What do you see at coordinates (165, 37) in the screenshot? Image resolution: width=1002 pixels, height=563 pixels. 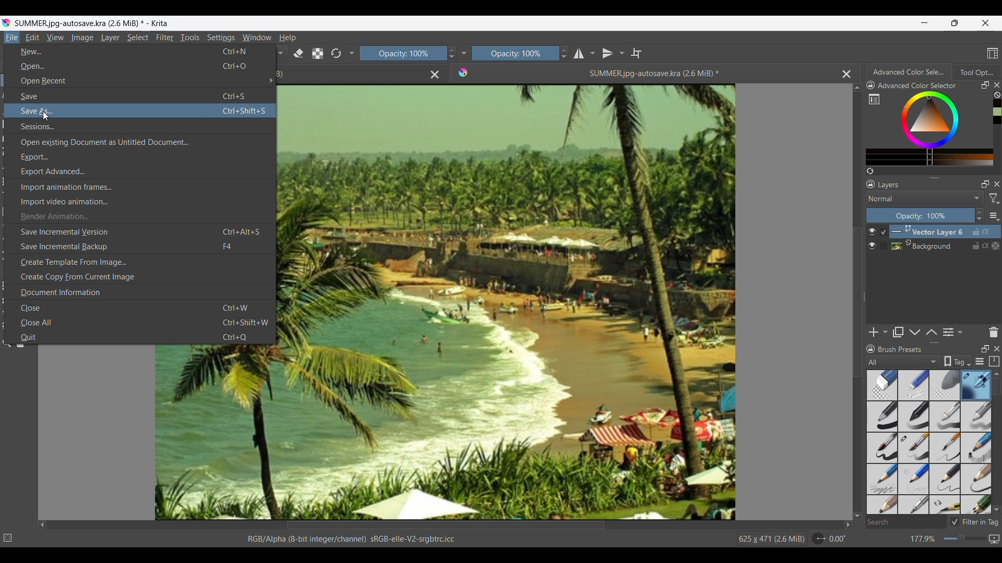 I see `Filter` at bounding box center [165, 37].